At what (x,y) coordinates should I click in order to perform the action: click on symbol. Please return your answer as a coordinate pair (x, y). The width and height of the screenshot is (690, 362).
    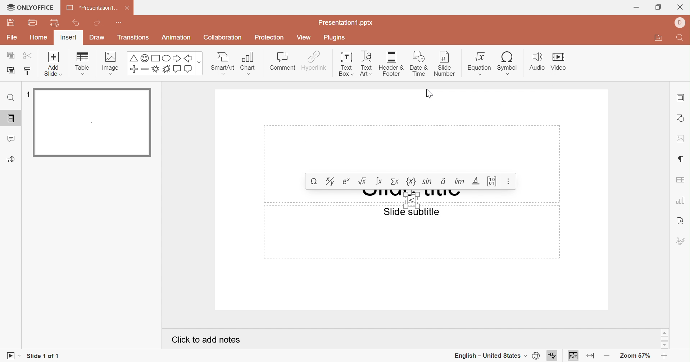
    Looking at the image, I should click on (411, 201).